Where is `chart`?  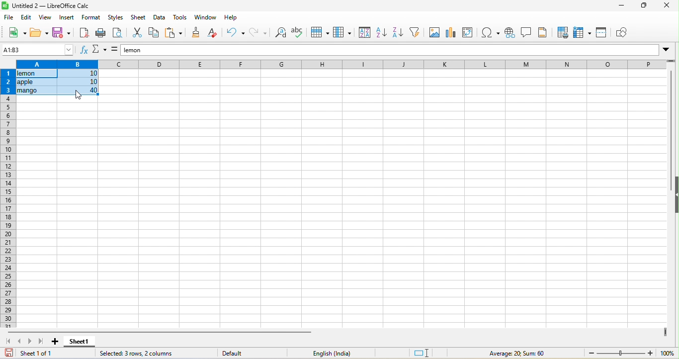 chart is located at coordinates (450, 33).